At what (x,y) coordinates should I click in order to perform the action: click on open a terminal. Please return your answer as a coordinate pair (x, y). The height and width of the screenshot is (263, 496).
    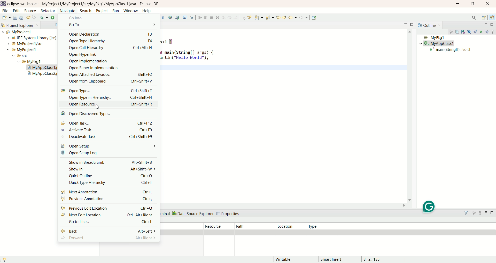
    Looking at the image, I should click on (185, 18).